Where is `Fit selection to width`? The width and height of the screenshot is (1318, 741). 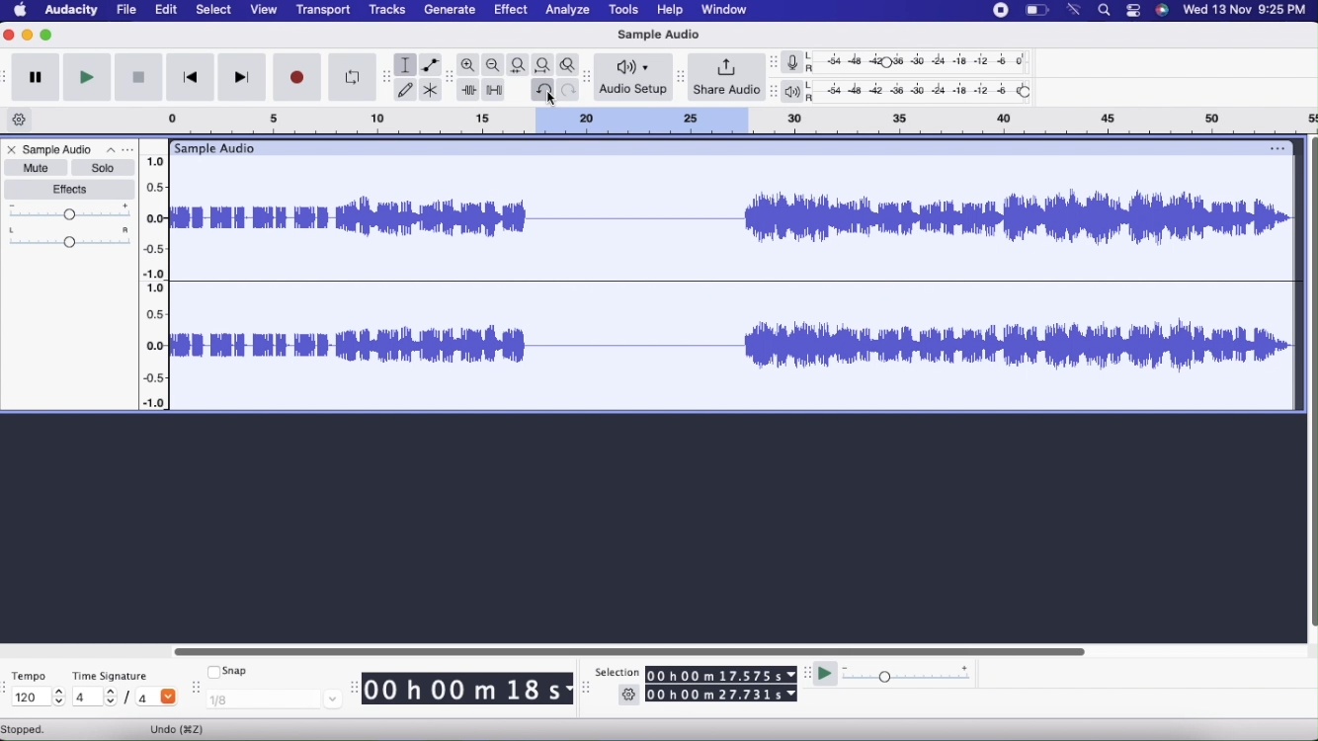
Fit selection to width is located at coordinates (517, 66).